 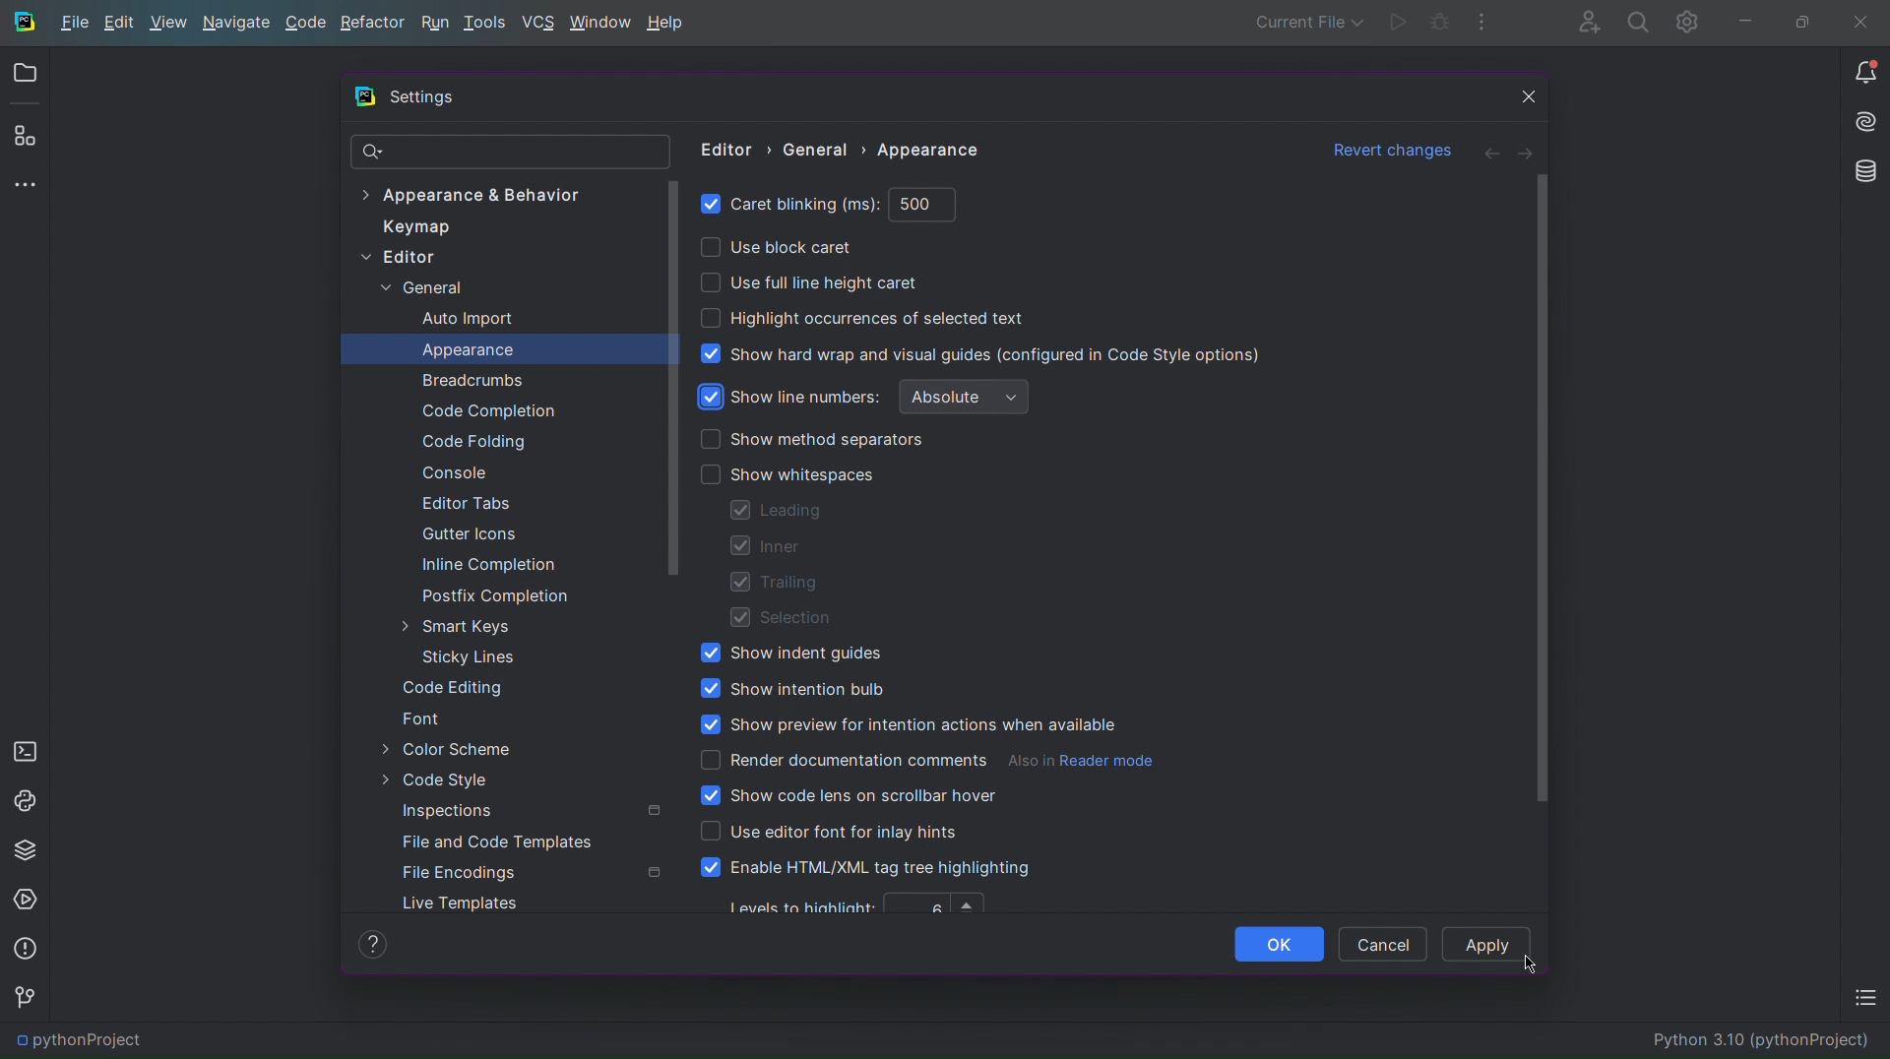 What do you see at coordinates (850, 797) in the screenshot?
I see `Show code lens on scrollbar hover` at bounding box center [850, 797].